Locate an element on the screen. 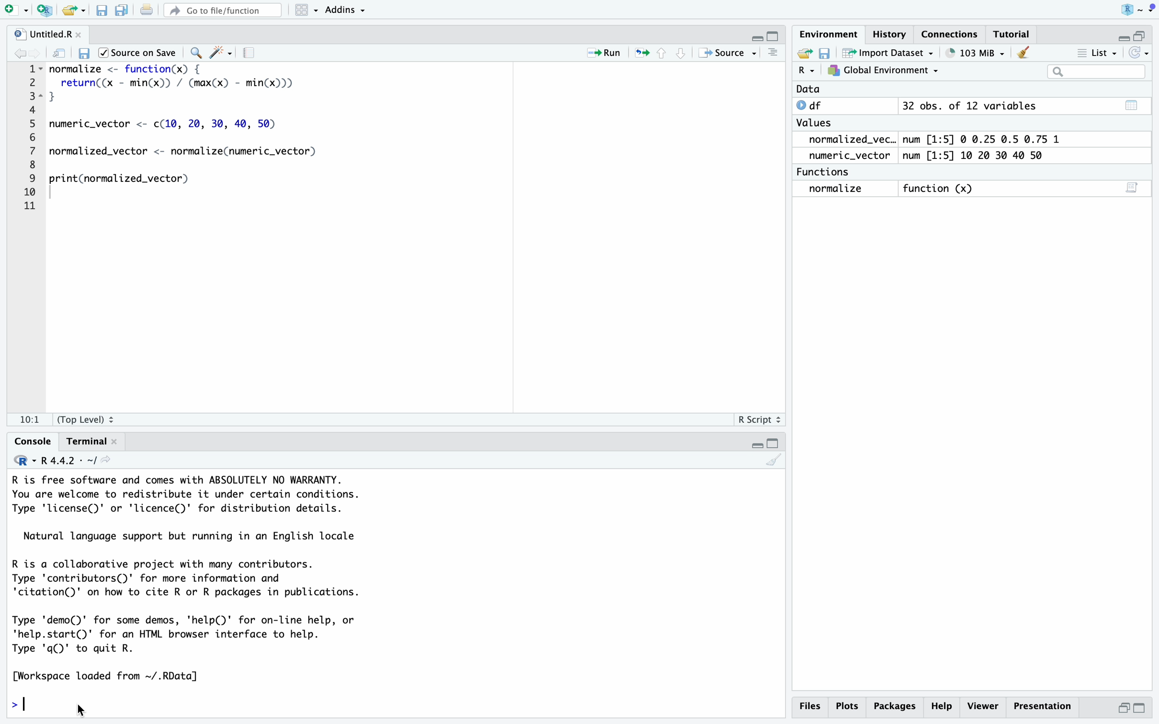  Source is located at coordinates (725, 53).